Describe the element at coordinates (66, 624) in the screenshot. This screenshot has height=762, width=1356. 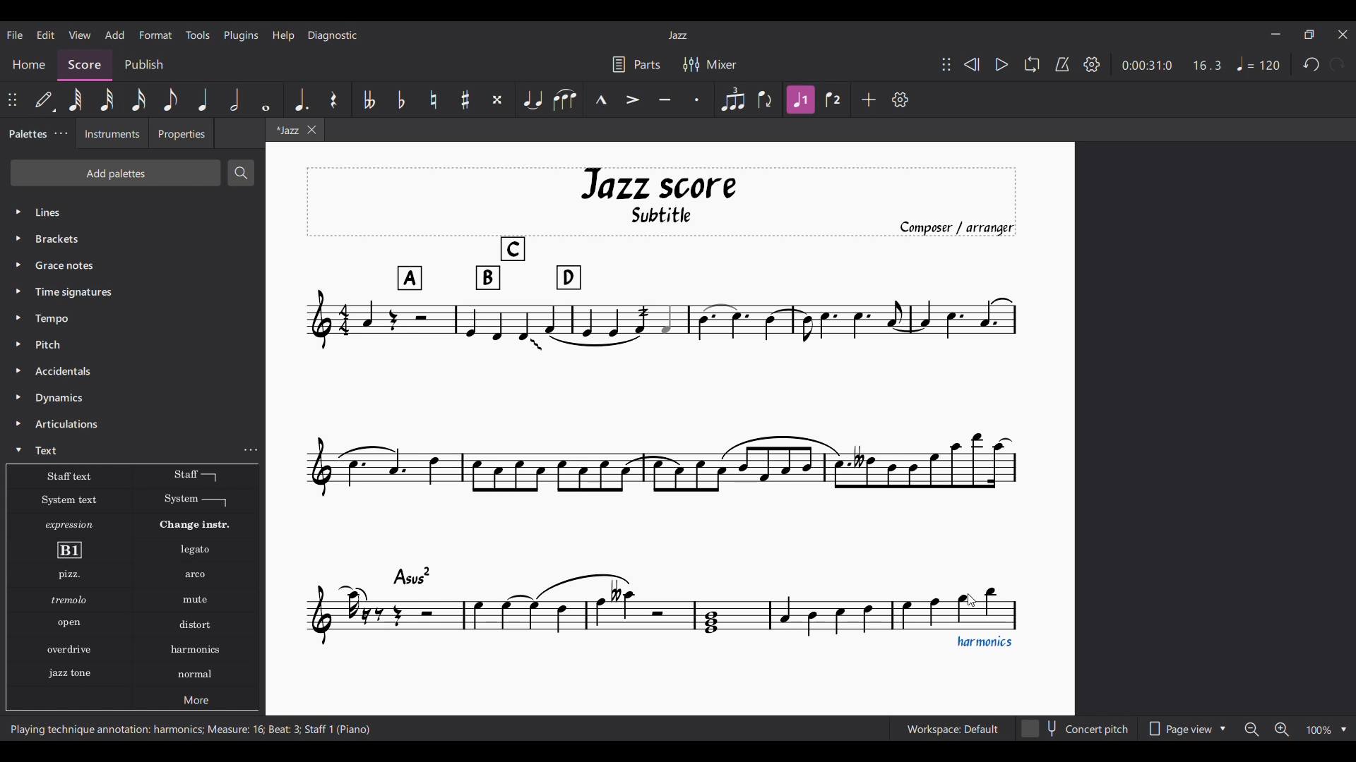
I see `` at that location.